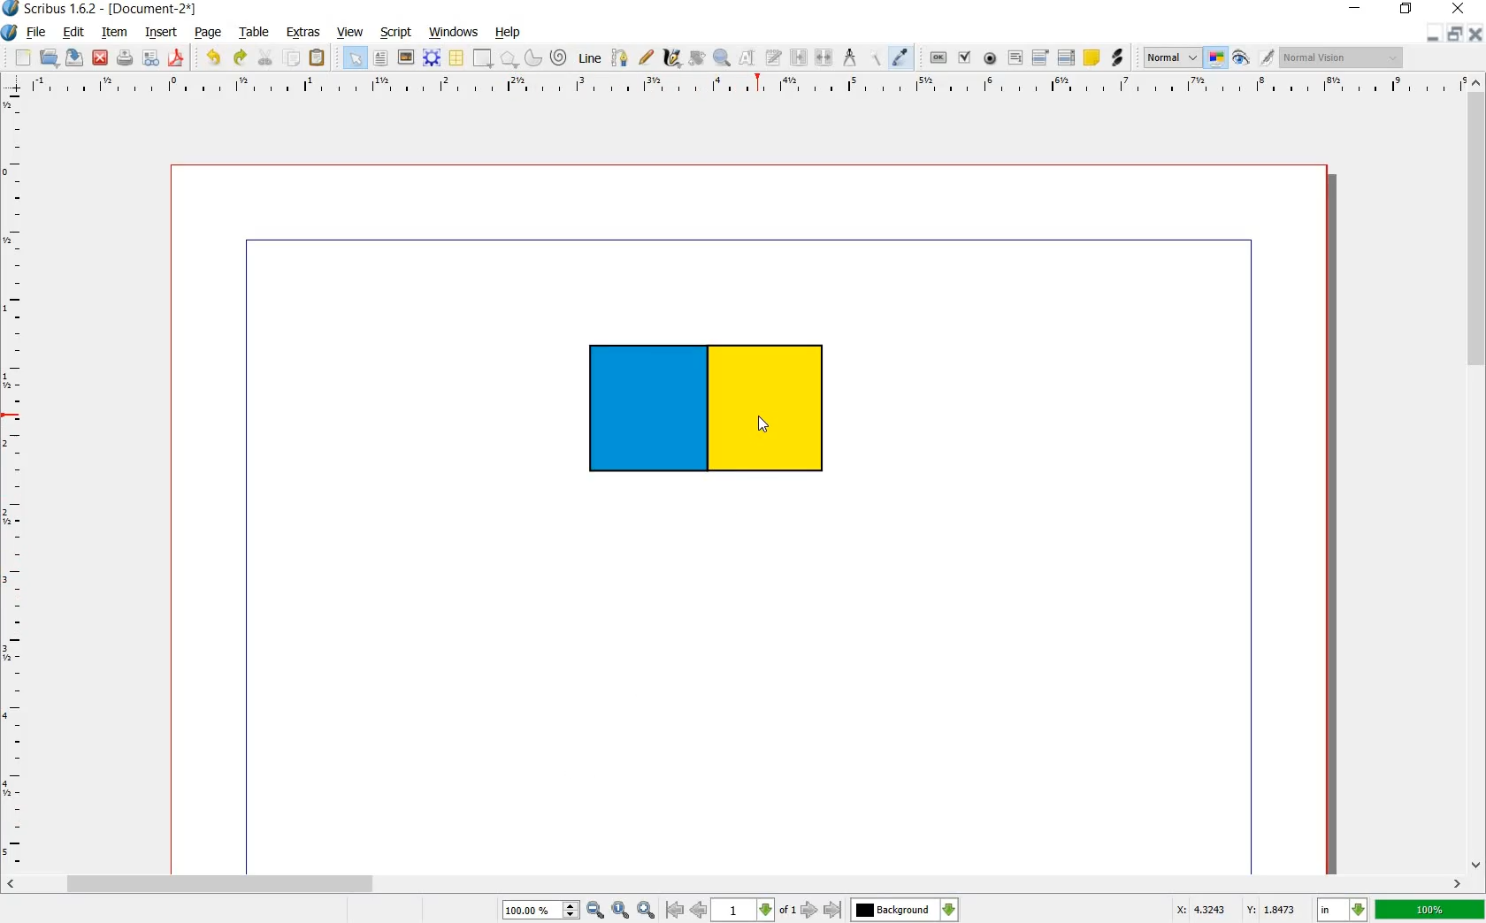 The image size is (1486, 923). I want to click on unlink text frames, so click(825, 56).